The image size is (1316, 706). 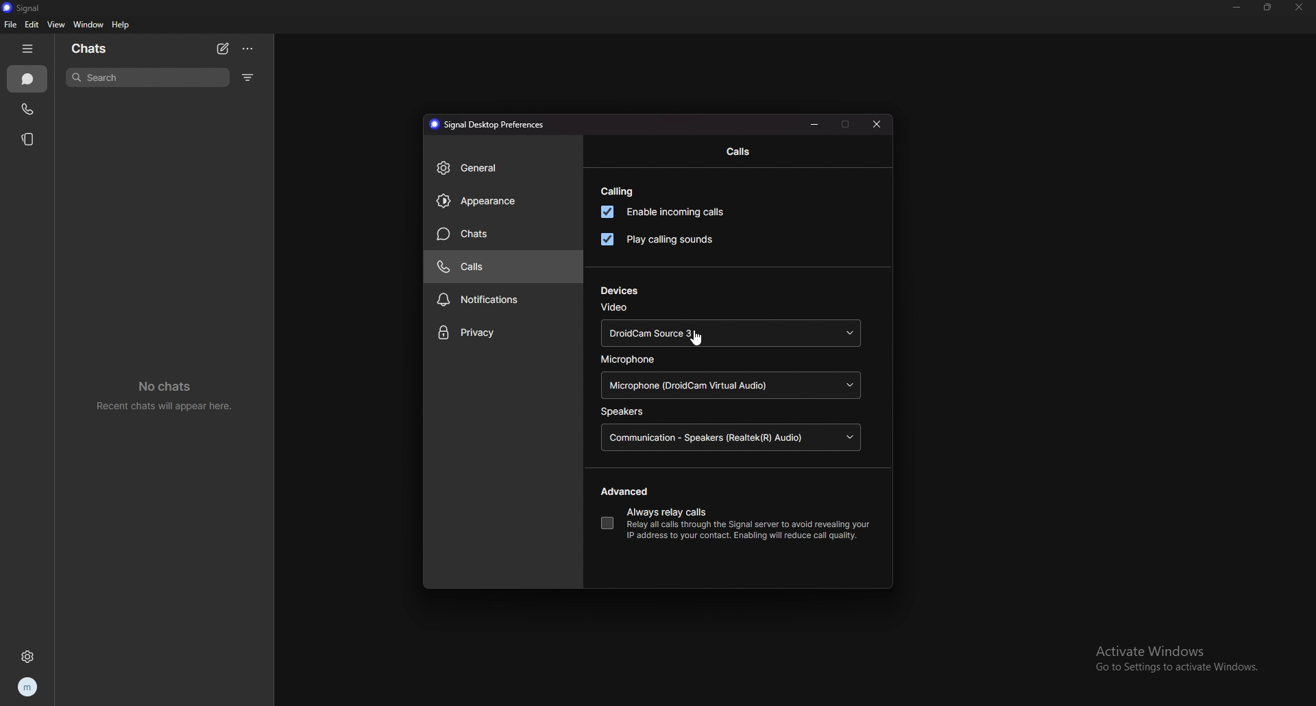 I want to click on video source, so click(x=732, y=334).